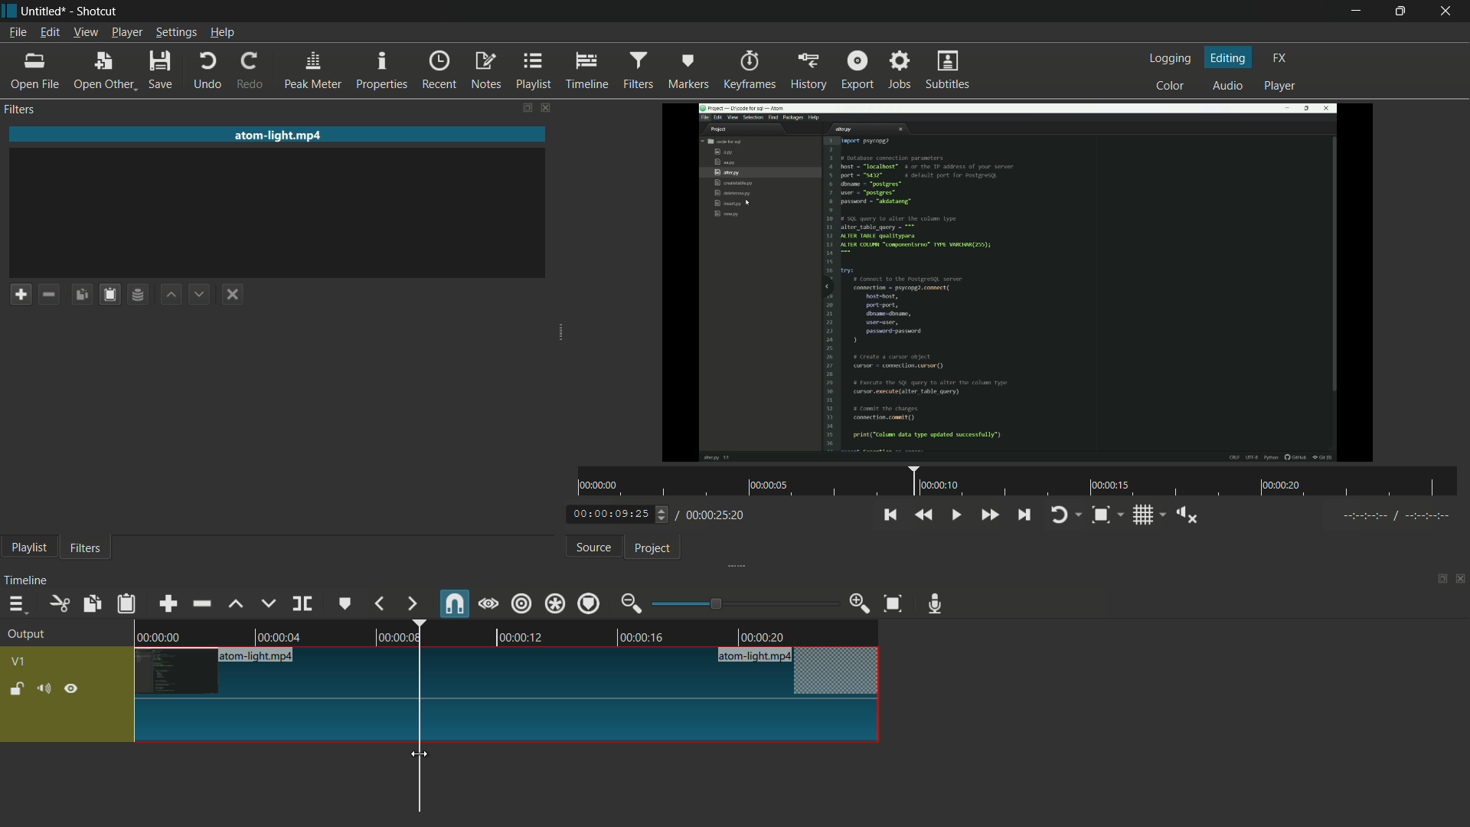 The width and height of the screenshot is (1470, 827). What do you see at coordinates (890, 515) in the screenshot?
I see `skip to the previous point` at bounding box center [890, 515].